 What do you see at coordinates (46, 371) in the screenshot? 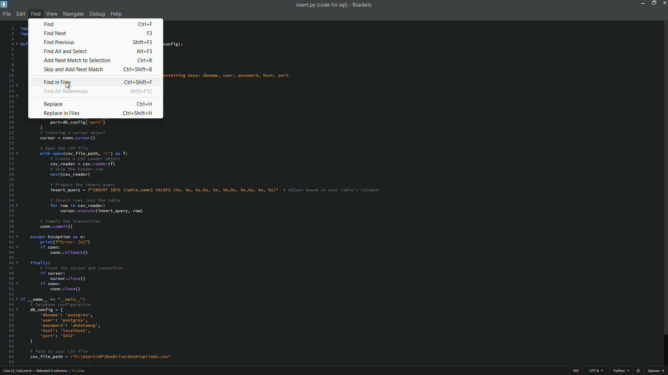
I see `cursor position` at bounding box center [46, 371].